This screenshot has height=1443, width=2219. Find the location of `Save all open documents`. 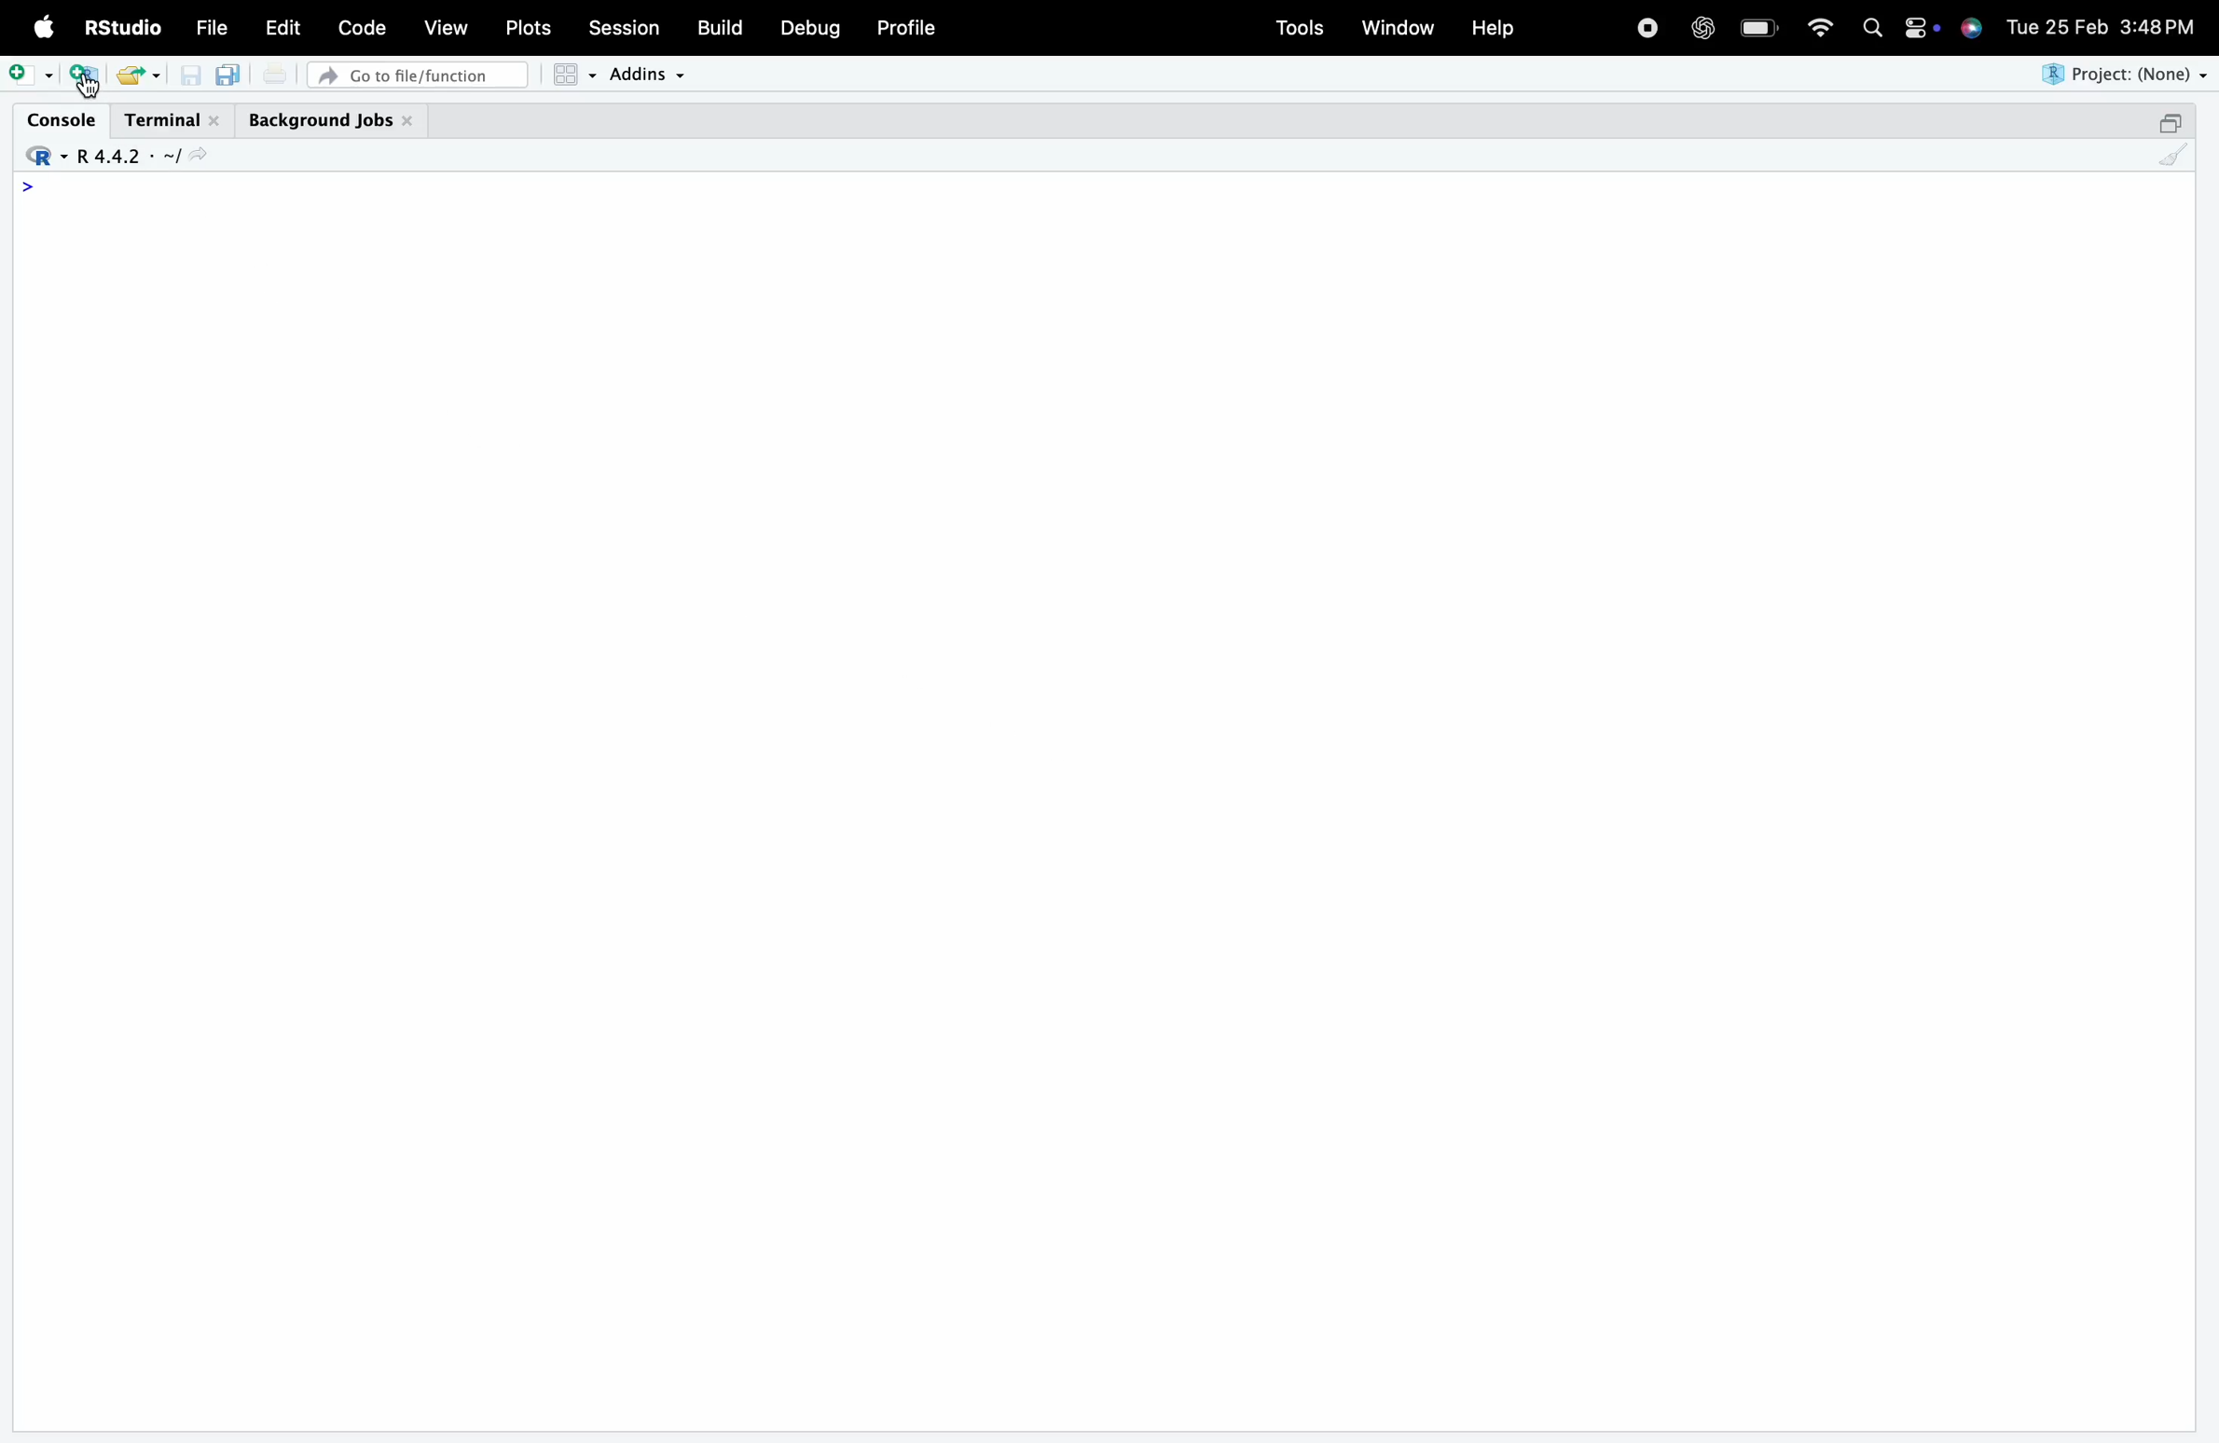

Save all open documents is located at coordinates (229, 75).